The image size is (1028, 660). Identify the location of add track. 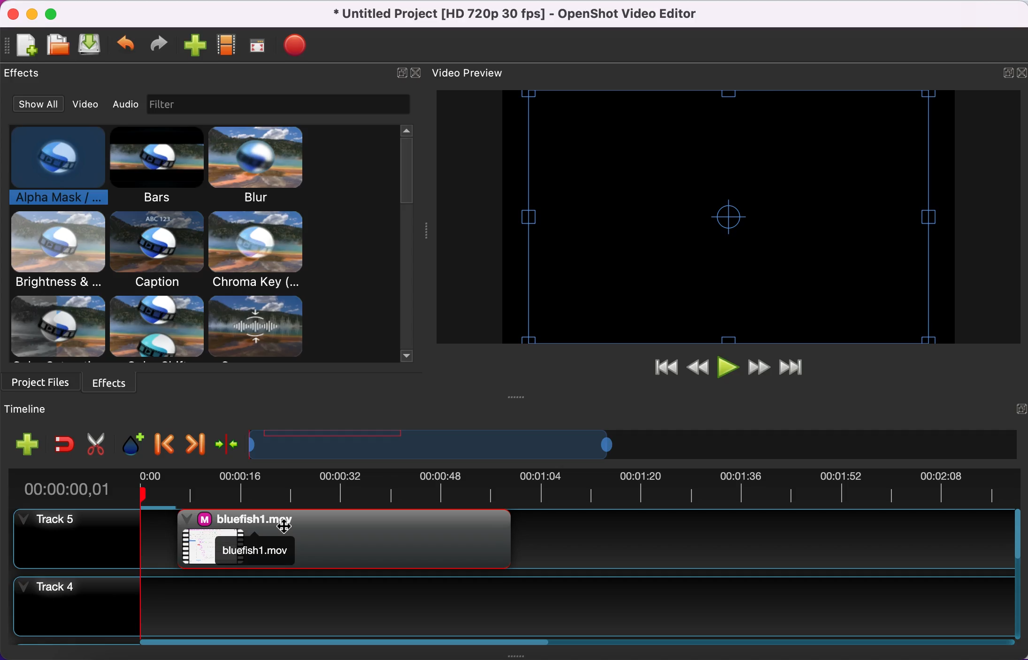
(25, 446).